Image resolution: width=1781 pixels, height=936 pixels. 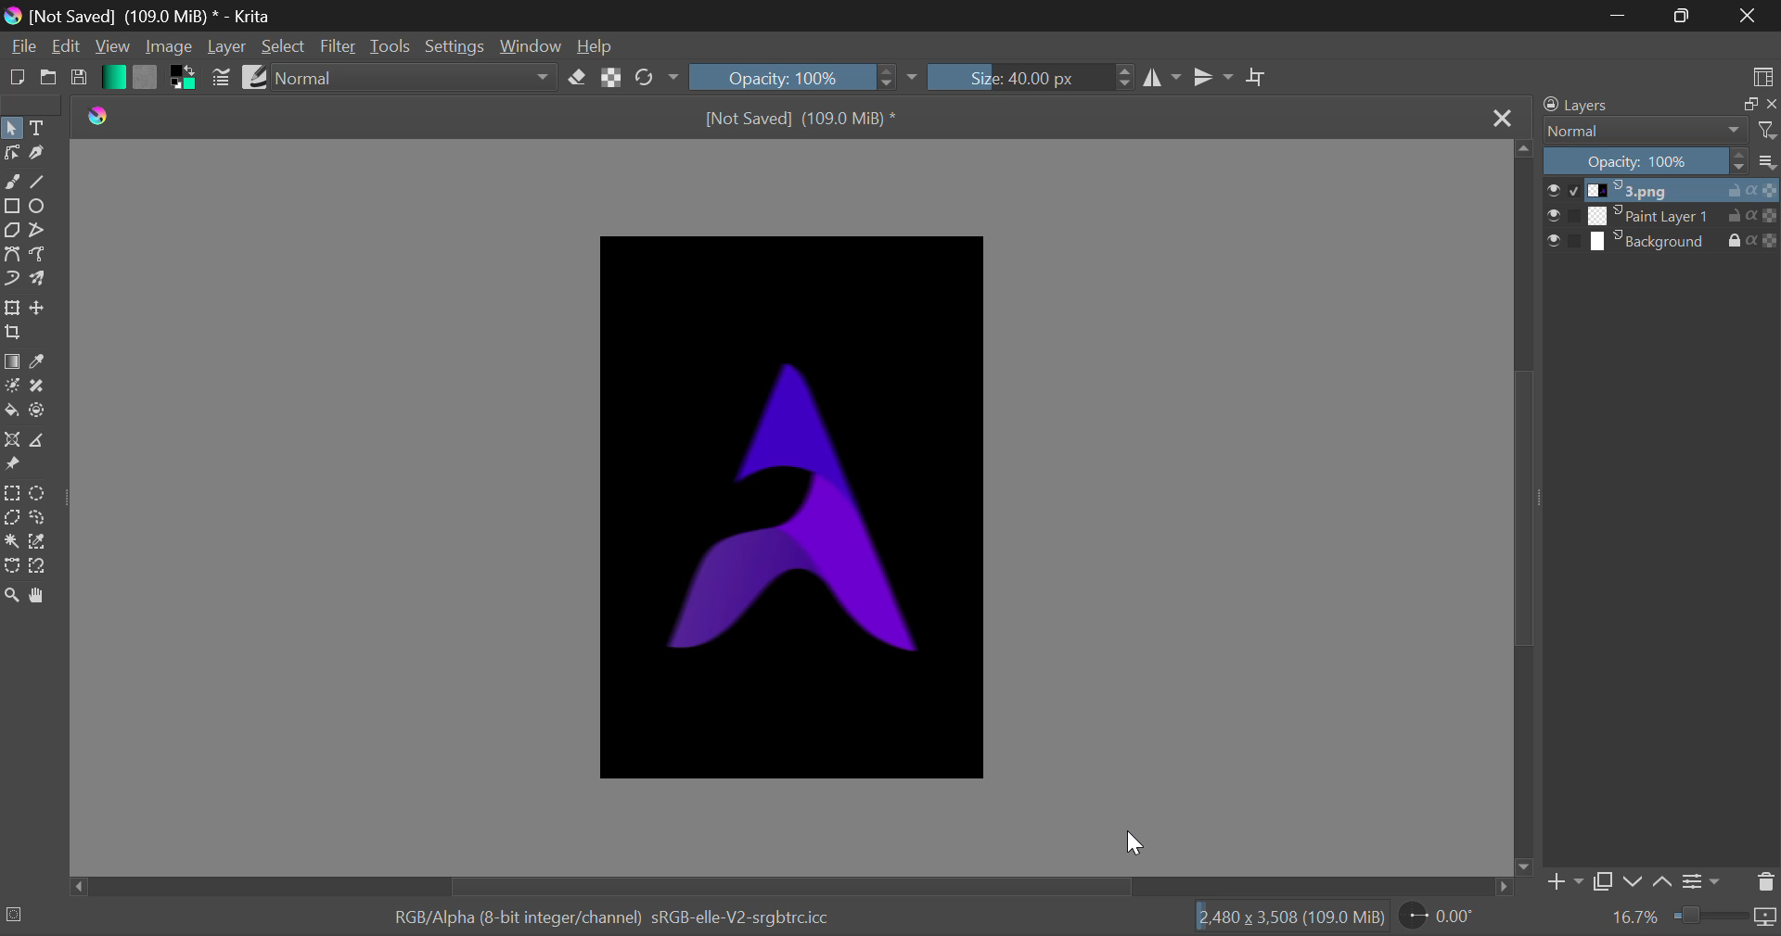 I want to click on Pan, so click(x=45, y=596).